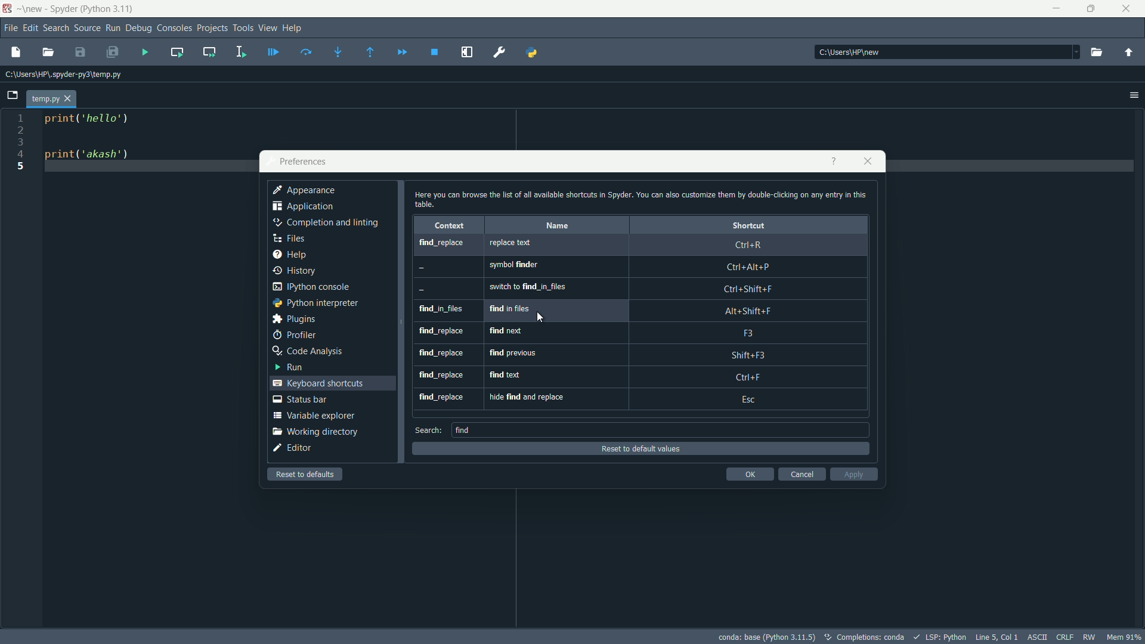 The height and width of the screenshot is (644, 1145). Describe the element at coordinates (802, 475) in the screenshot. I see `cancel` at that location.